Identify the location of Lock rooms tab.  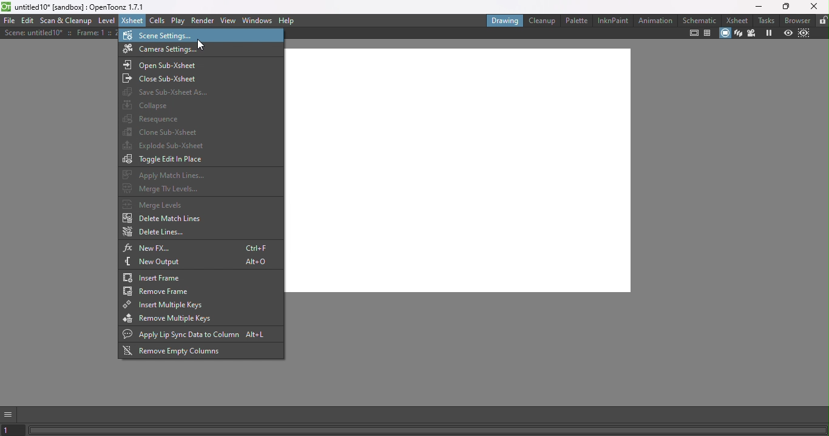
(822, 21).